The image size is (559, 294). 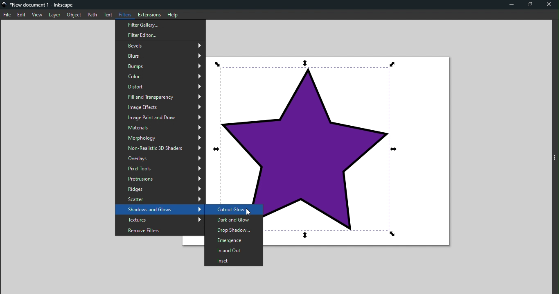 I want to click on Protrusions, so click(x=160, y=179).